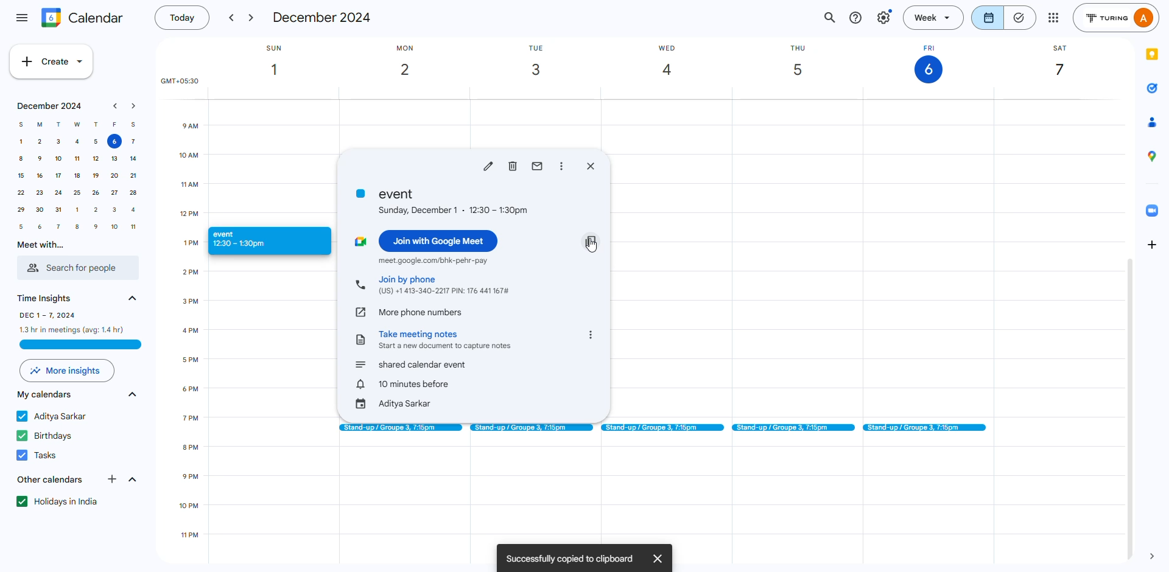 The height and width of the screenshot is (572, 1169). What do you see at coordinates (22, 16) in the screenshot?
I see `meu` at bounding box center [22, 16].